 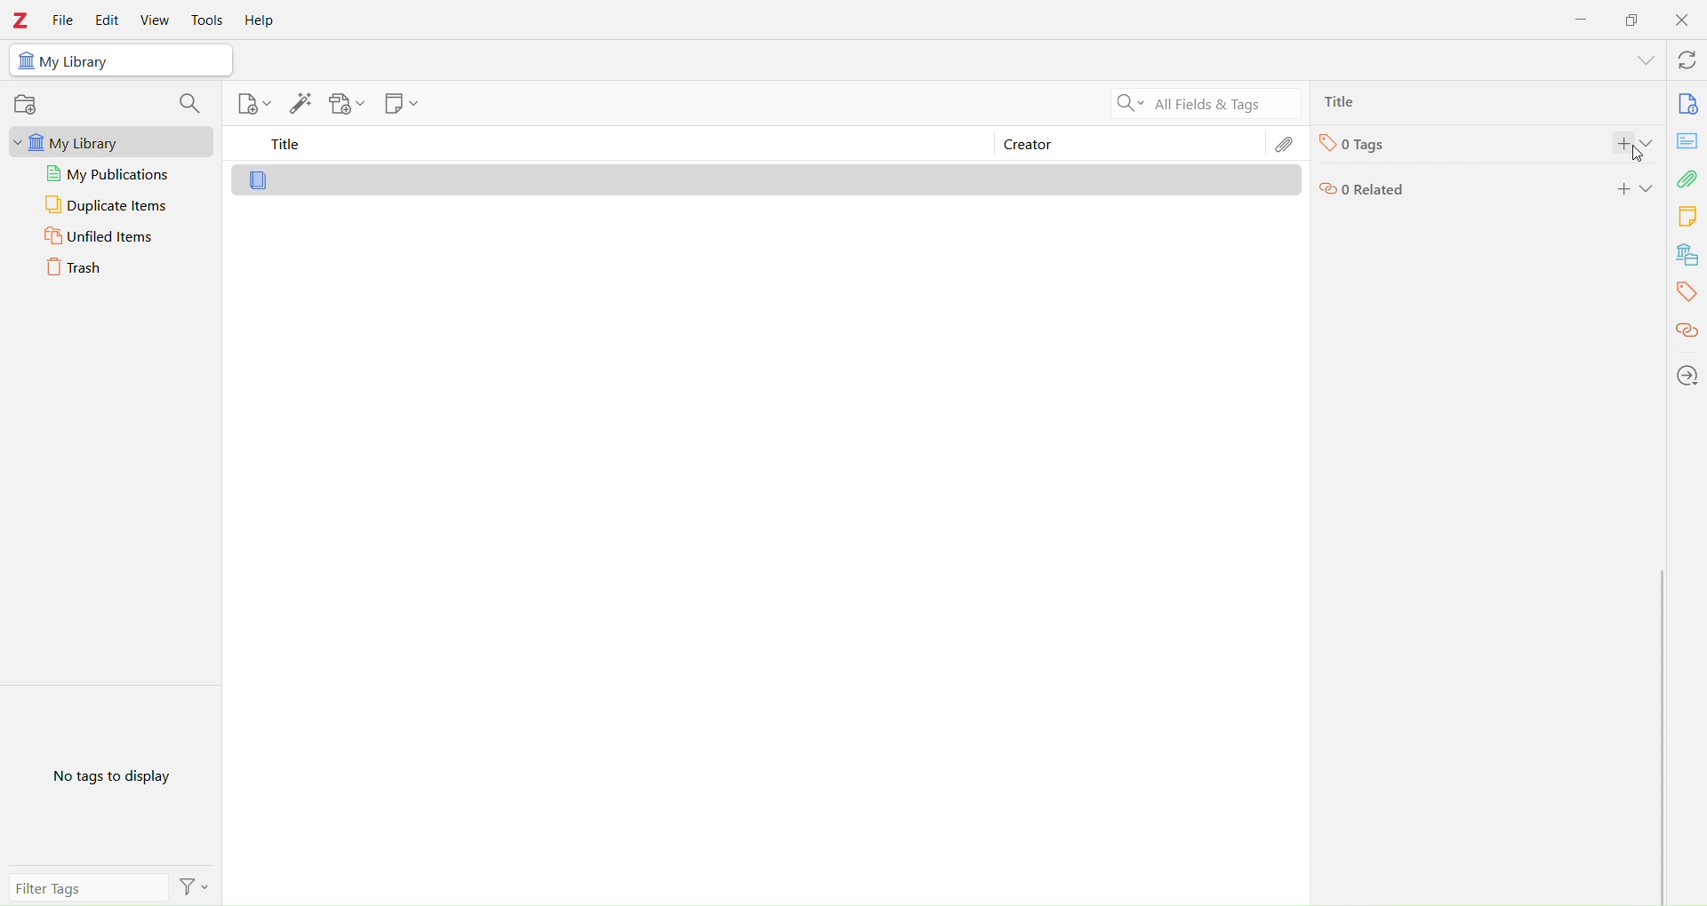 I want to click on All Filters & Tags, so click(x=1202, y=106).